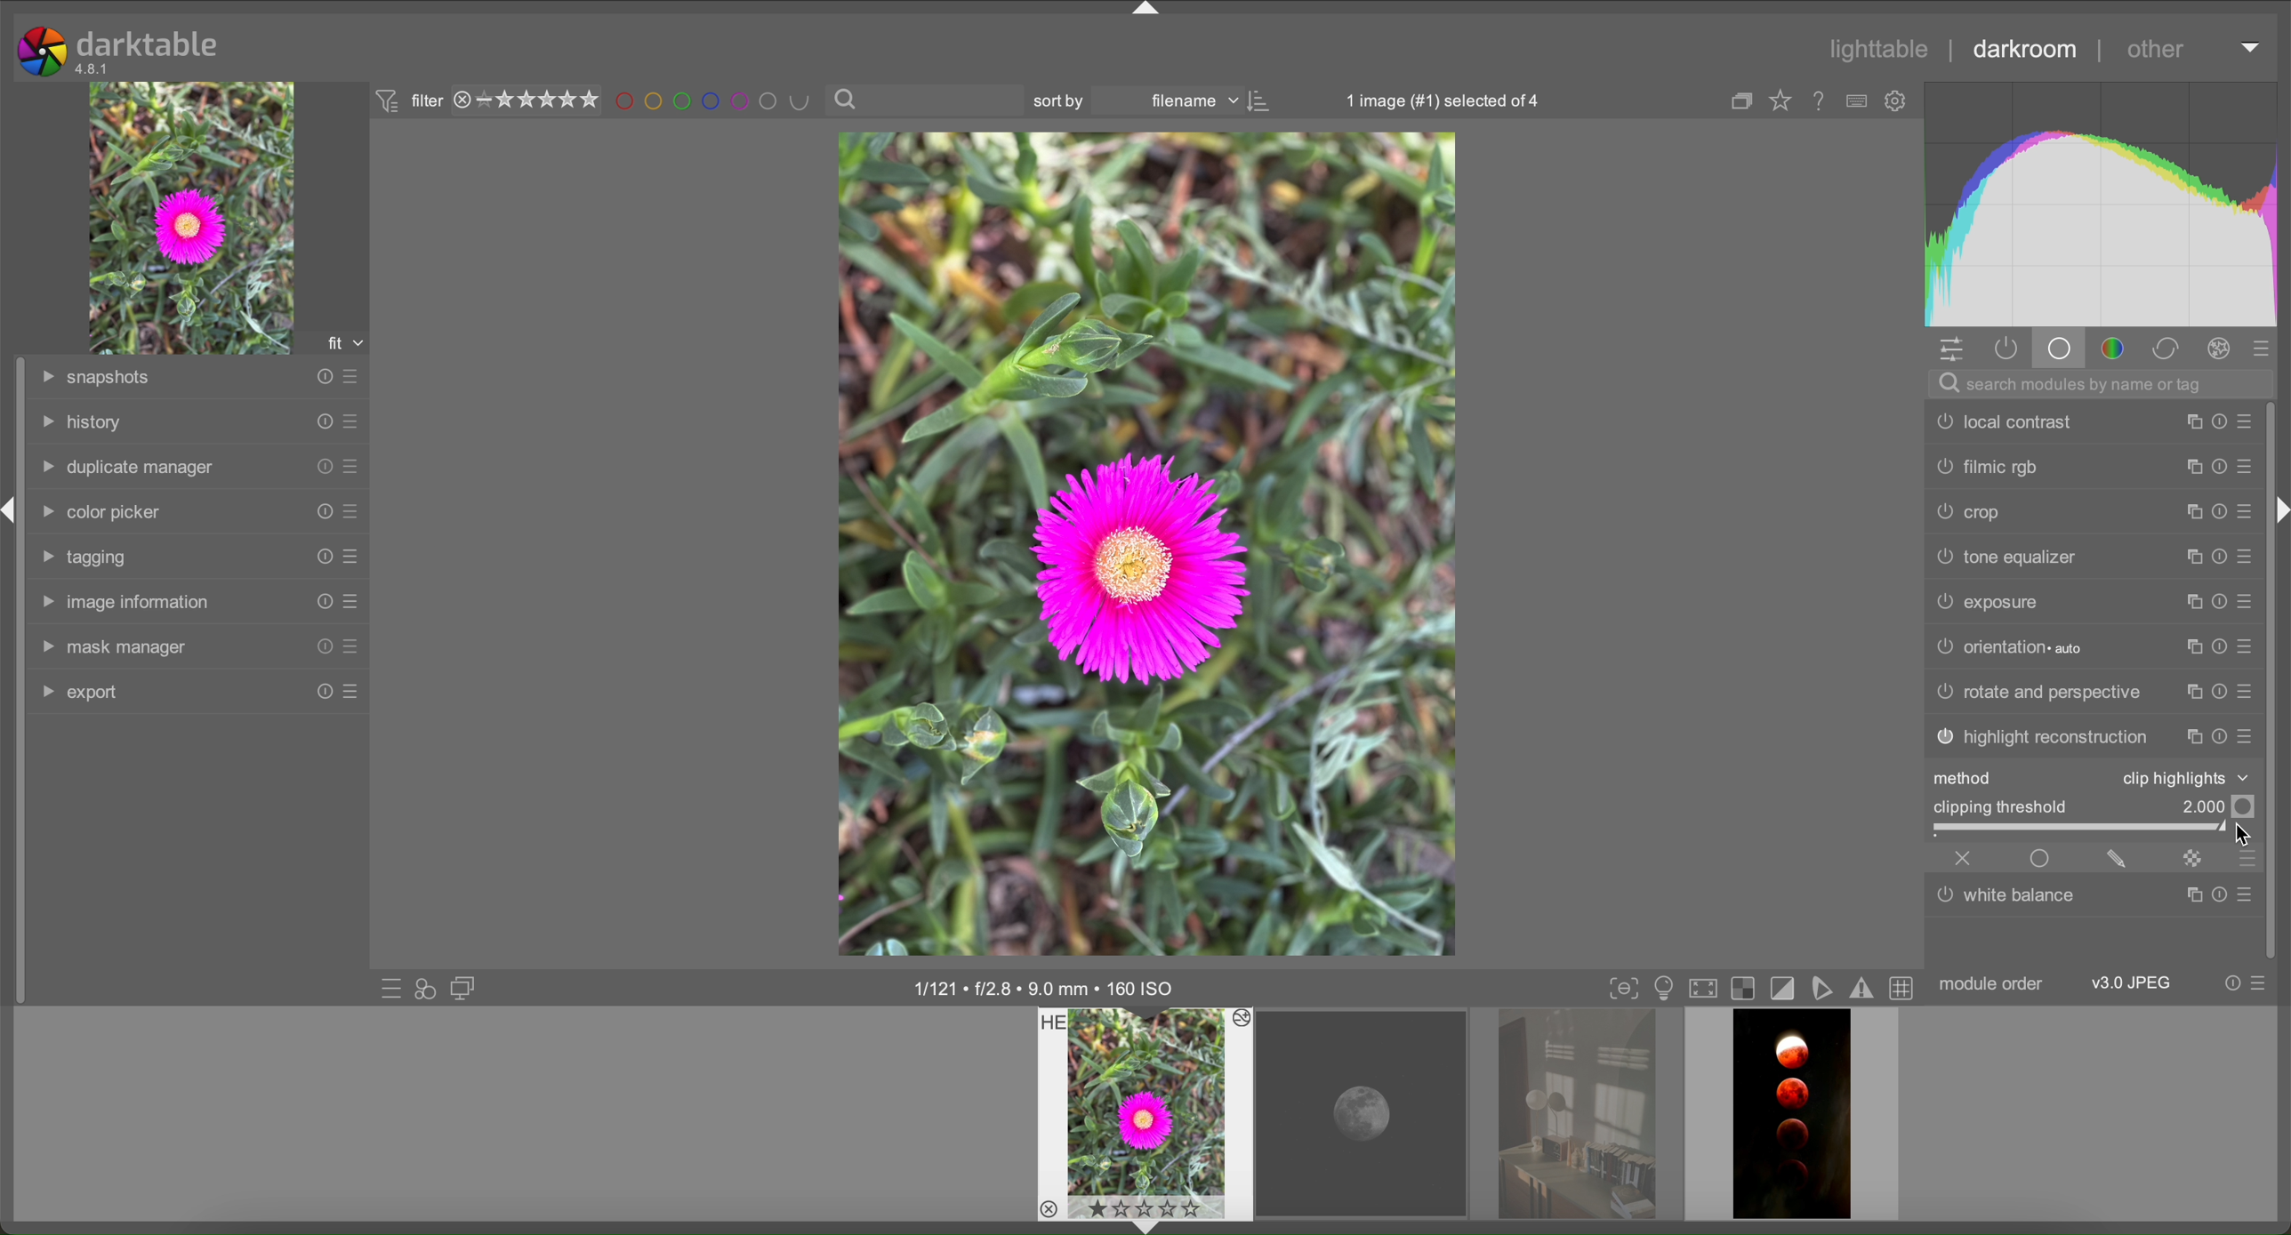 The height and width of the screenshot is (1235, 2291). What do you see at coordinates (1192, 101) in the screenshot?
I see `filename` at bounding box center [1192, 101].